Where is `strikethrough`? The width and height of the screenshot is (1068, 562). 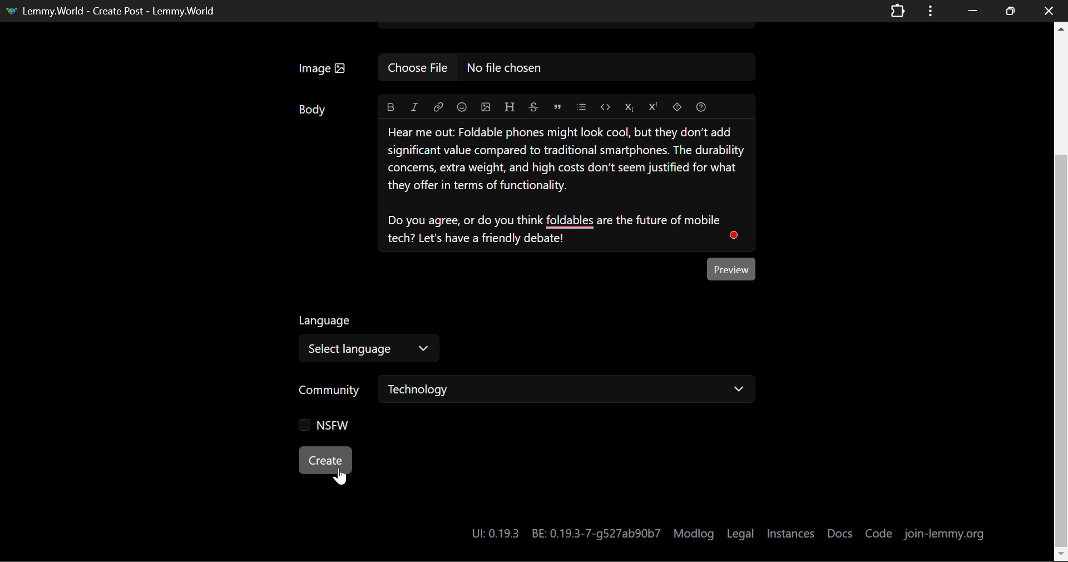 strikethrough is located at coordinates (534, 107).